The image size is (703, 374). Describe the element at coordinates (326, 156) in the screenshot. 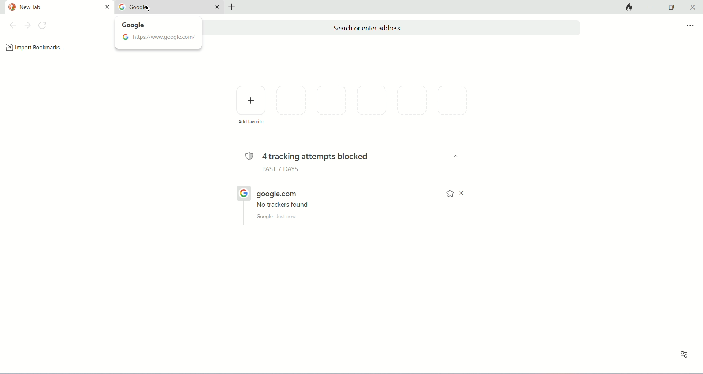

I see `4 tracking attempts blocked` at that location.